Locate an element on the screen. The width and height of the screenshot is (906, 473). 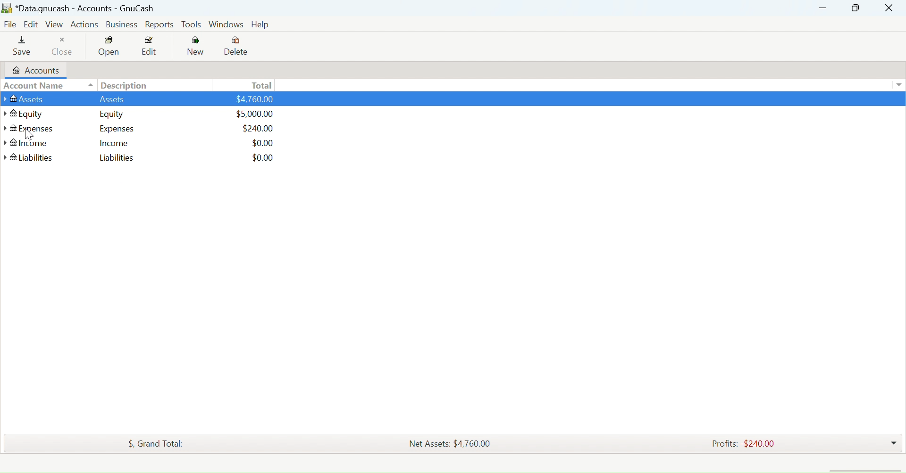
Close Window is located at coordinates (889, 8).